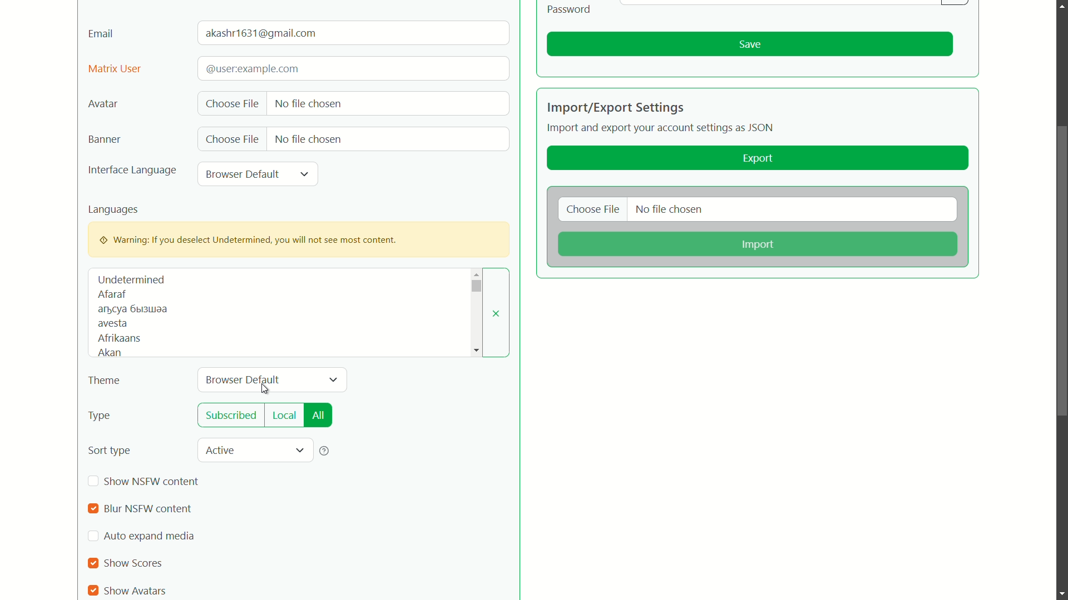 This screenshot has height=600, width=1068. What do you see at coordinates (111, 294) in the screenshot?
I see `afaraf` at bounding box center [111, 294].